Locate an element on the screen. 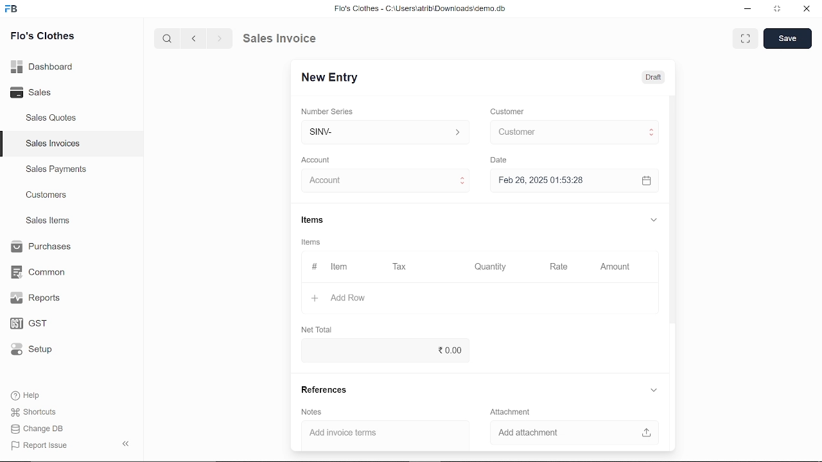 This screenshot has width=822, height=462. Sales Items is located at coordinates (48, 222).